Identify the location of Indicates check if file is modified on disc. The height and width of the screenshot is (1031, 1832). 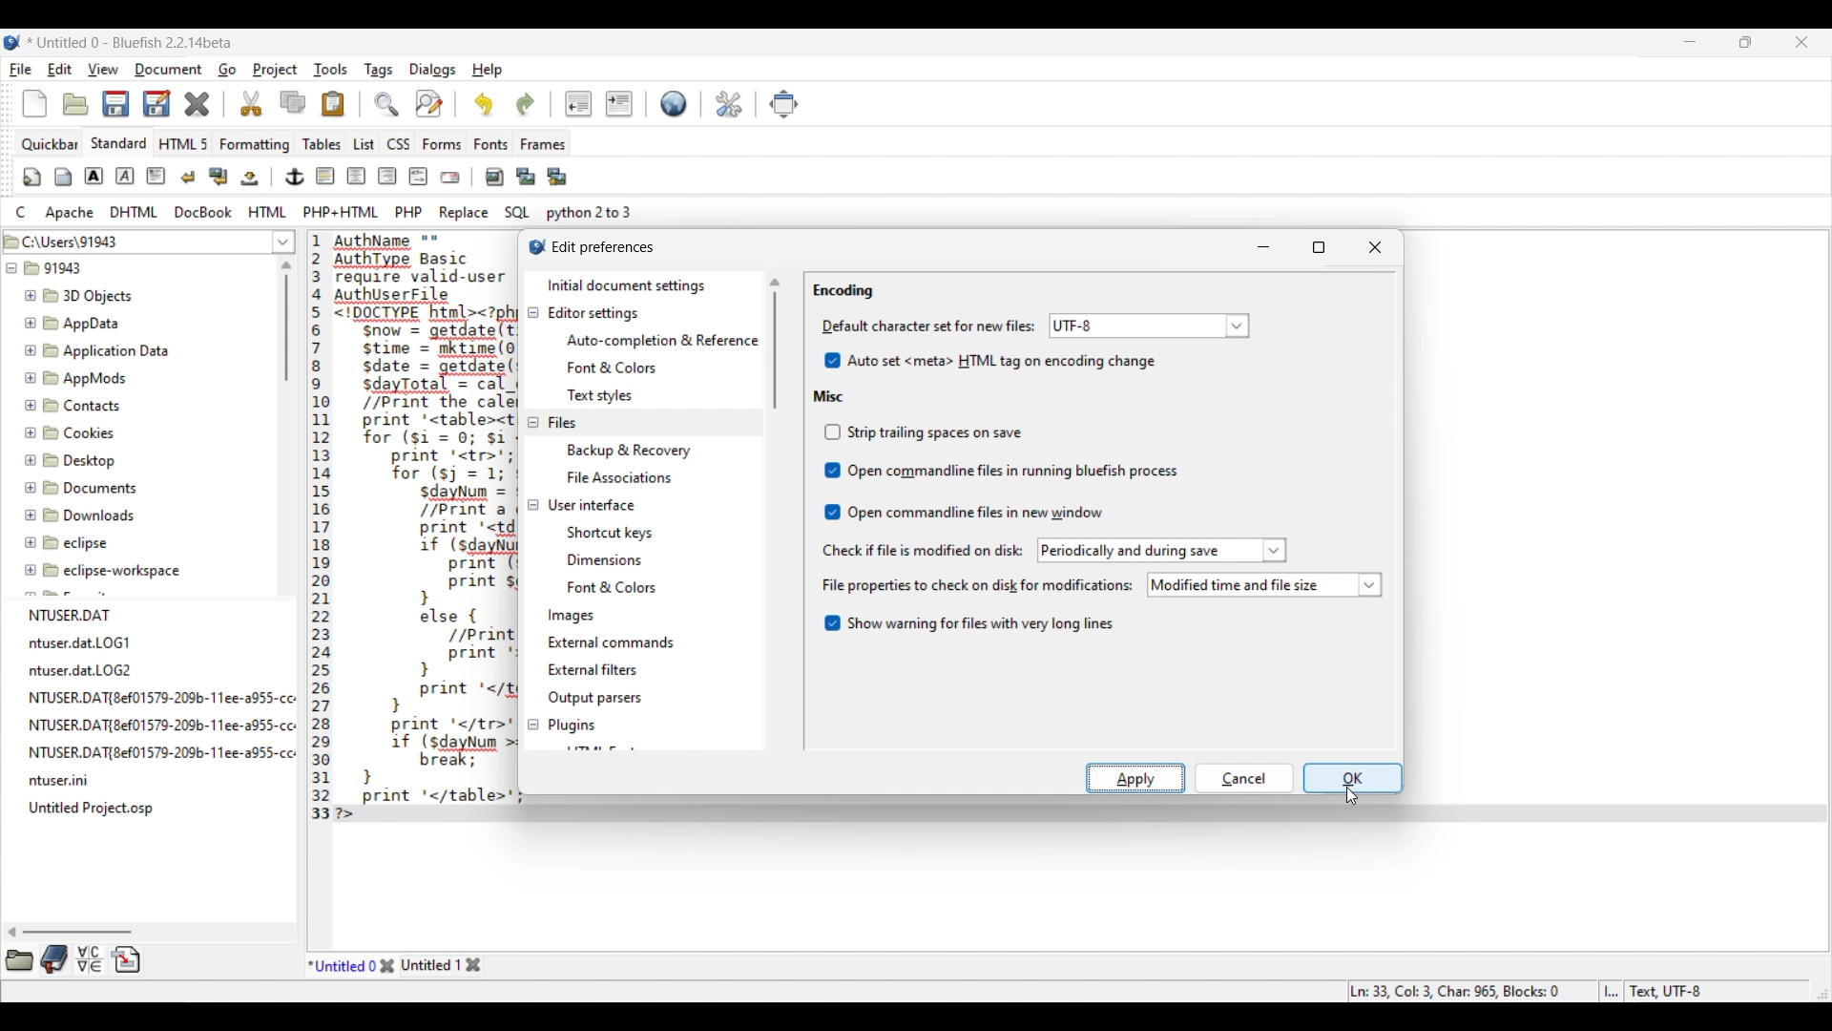
(922, 551).